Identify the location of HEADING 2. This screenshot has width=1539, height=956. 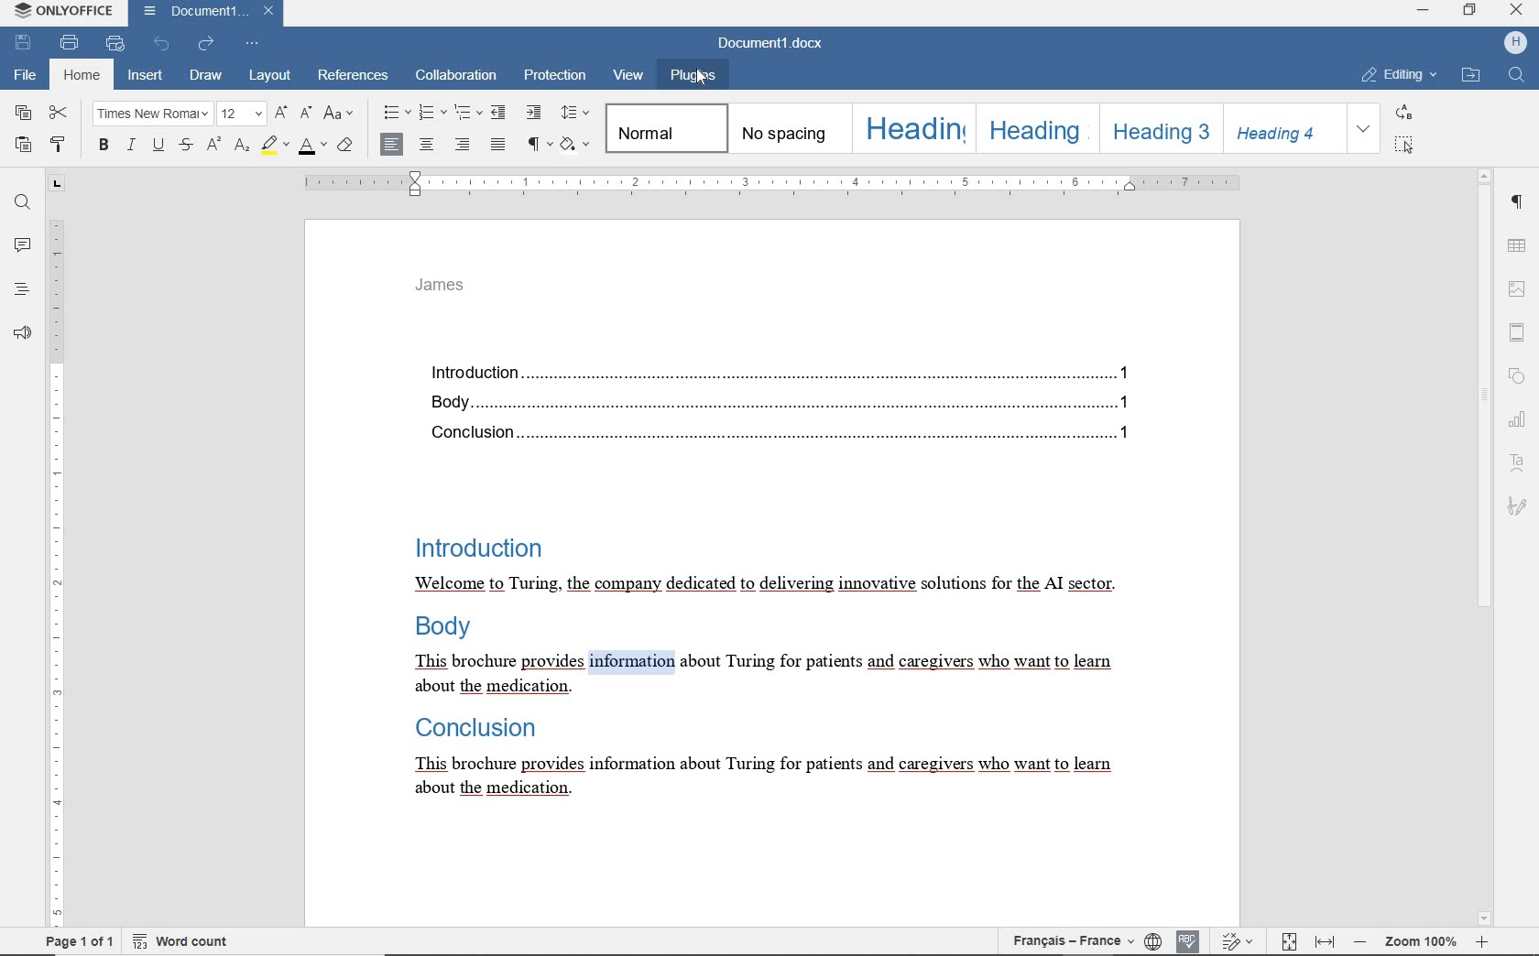
(1035, 127).